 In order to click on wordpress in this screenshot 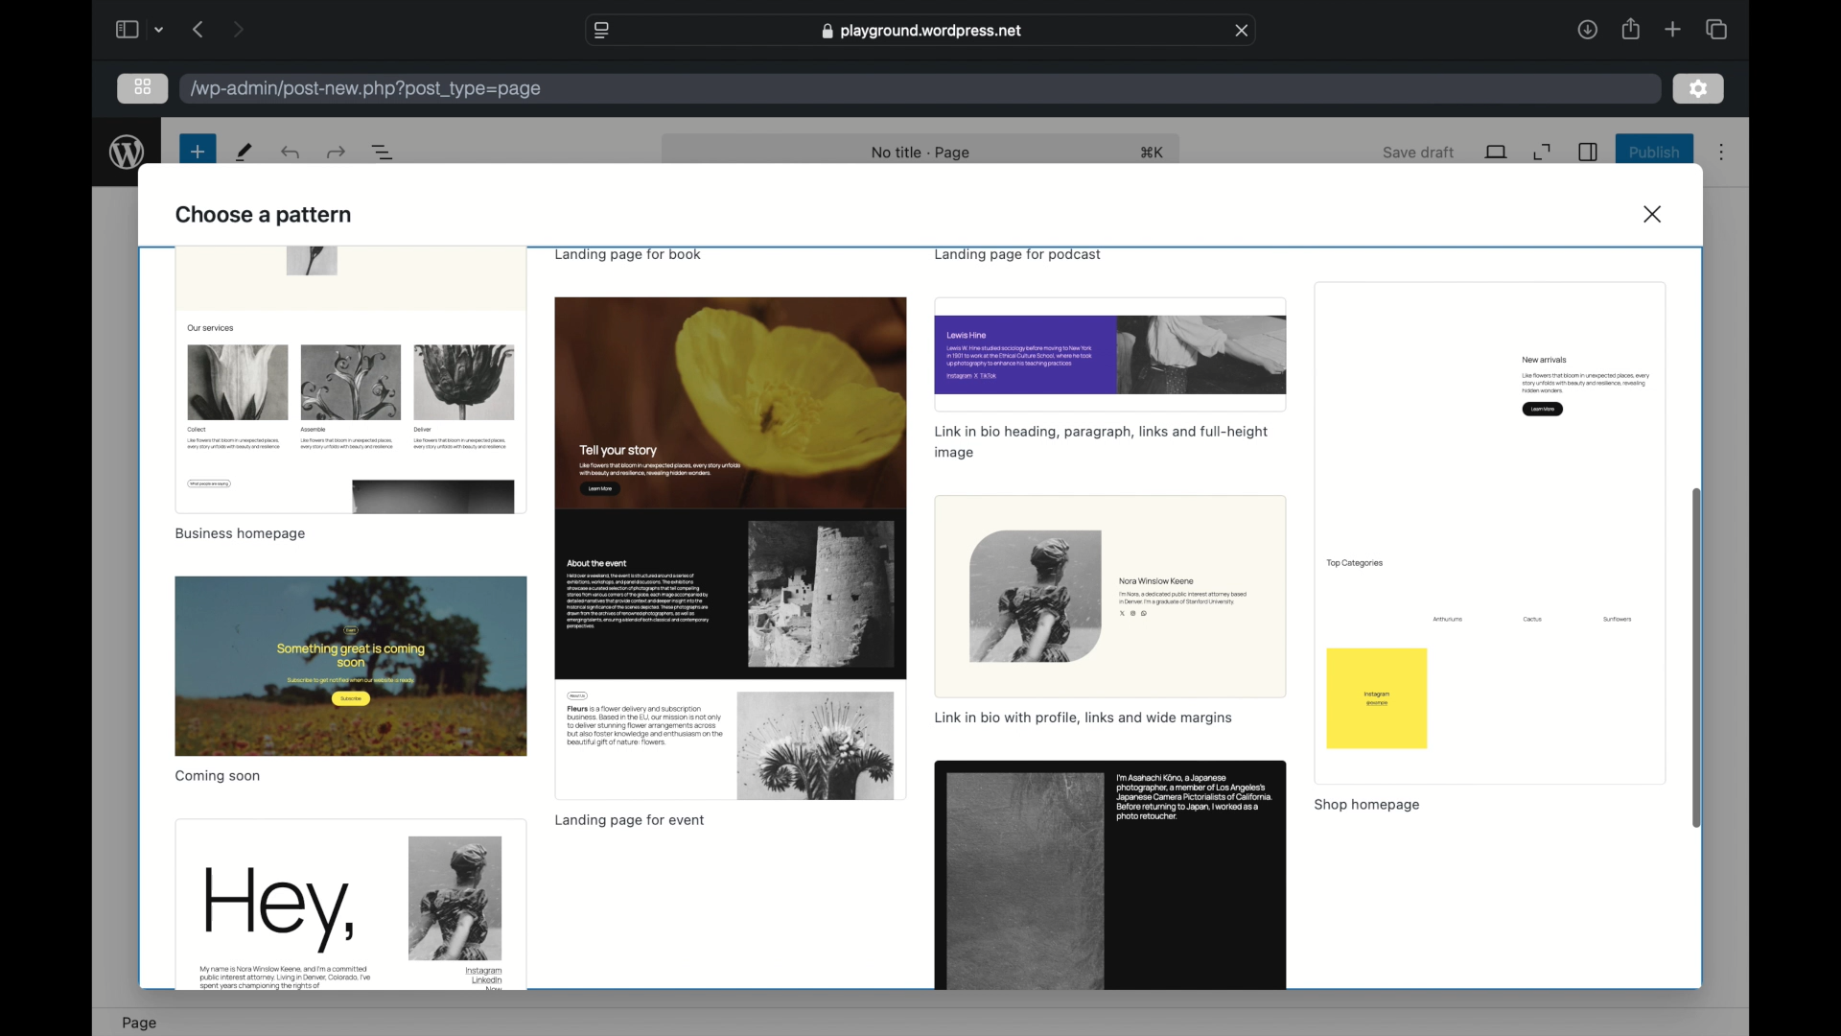, I will do `click(128, 153)`.